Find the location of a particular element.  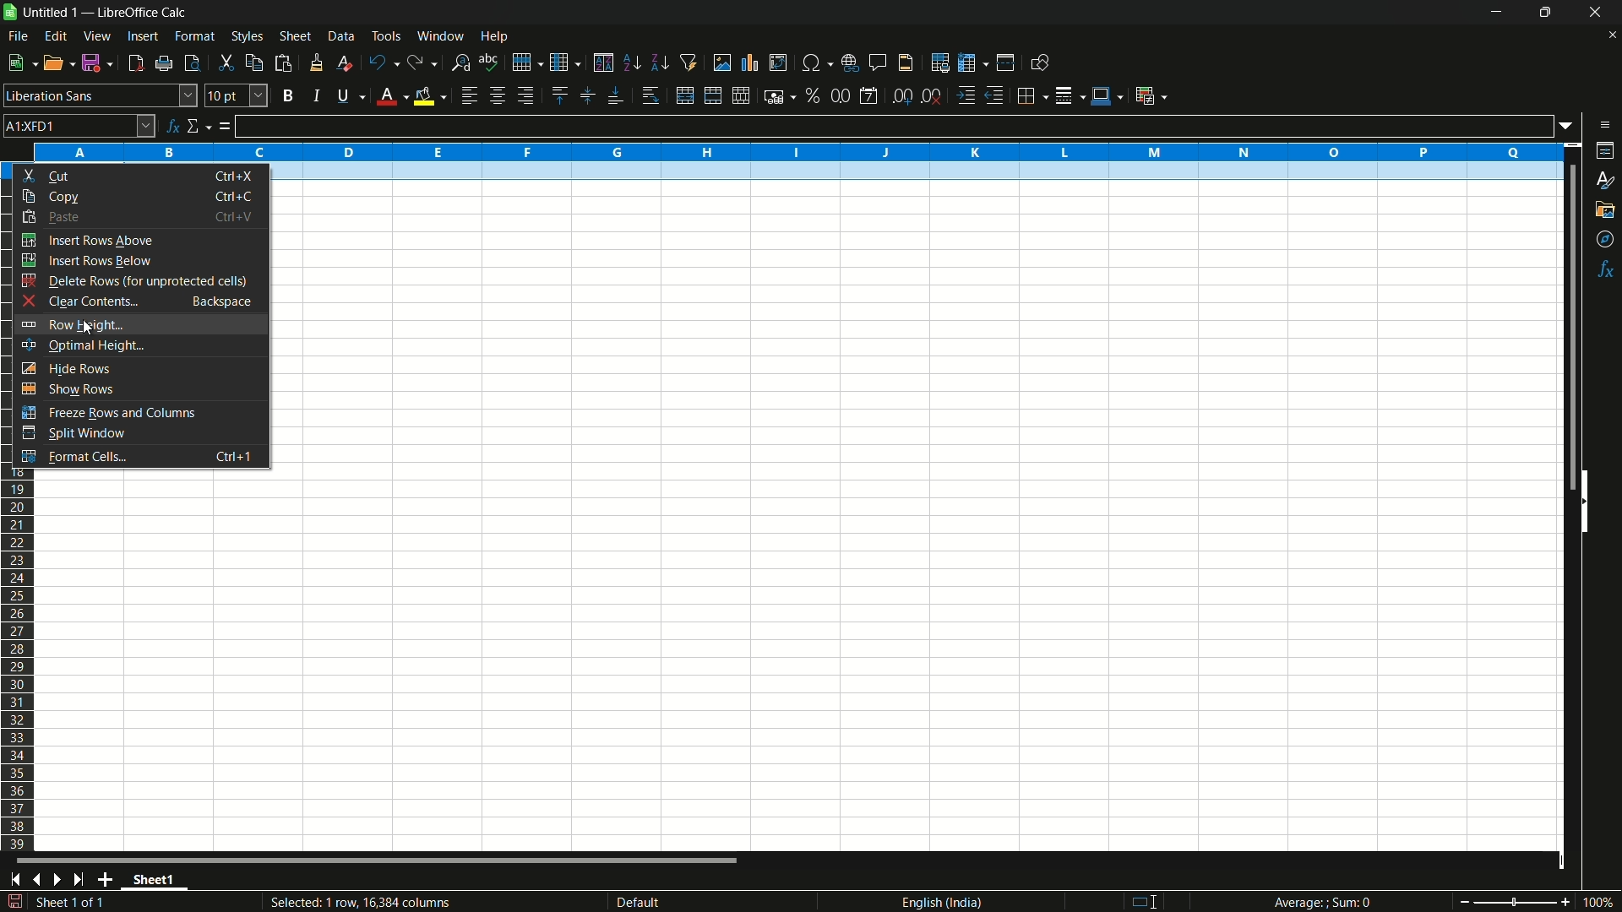

export directly as pdf is located at coordinates (135, 63).